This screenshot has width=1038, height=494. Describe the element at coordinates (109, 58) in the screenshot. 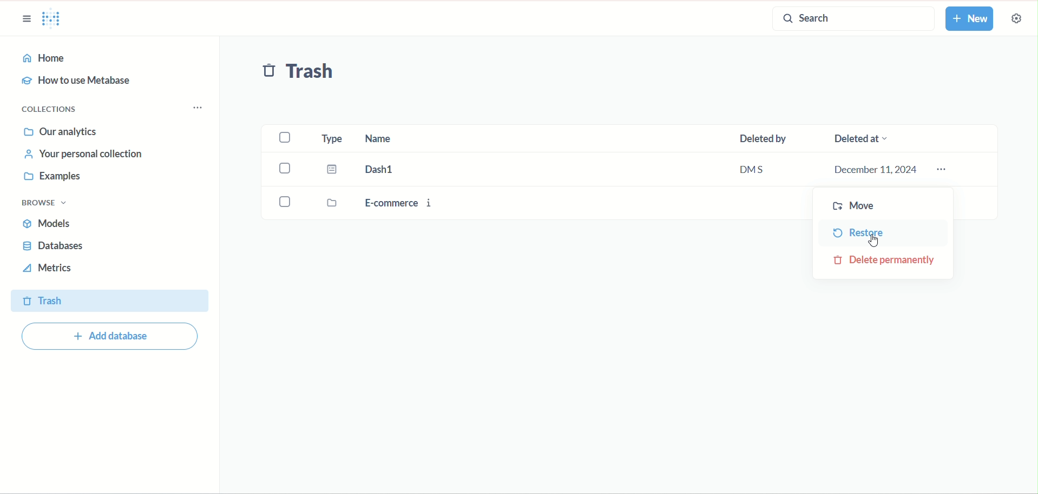

I see `home` at that location.